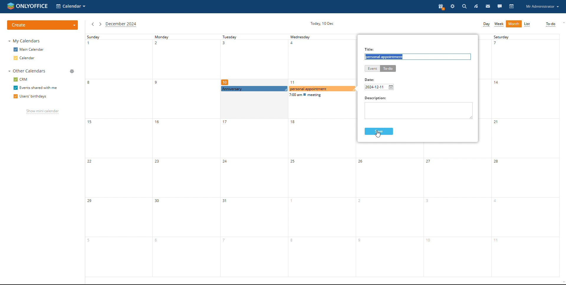  Describe the element at coordinates (10, 7) in the screenshot. I see `onlyoffice logo` at that location.